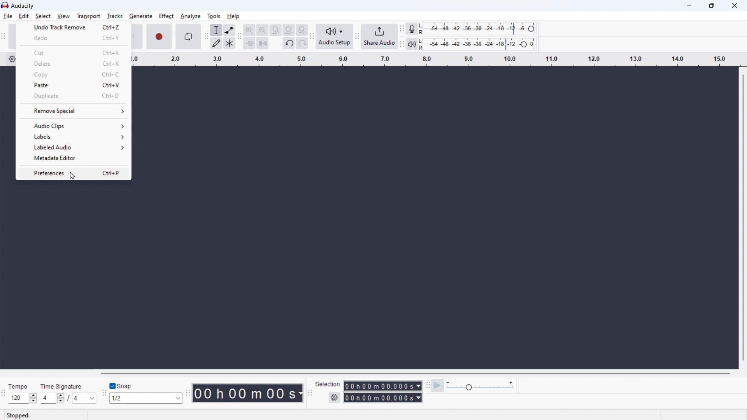 The height and width of the screenshot is (420, 747). What do you see at coordinates (301, 394) in the screenshot?
I see `Duration measurement` at bounding box center [301, 394].